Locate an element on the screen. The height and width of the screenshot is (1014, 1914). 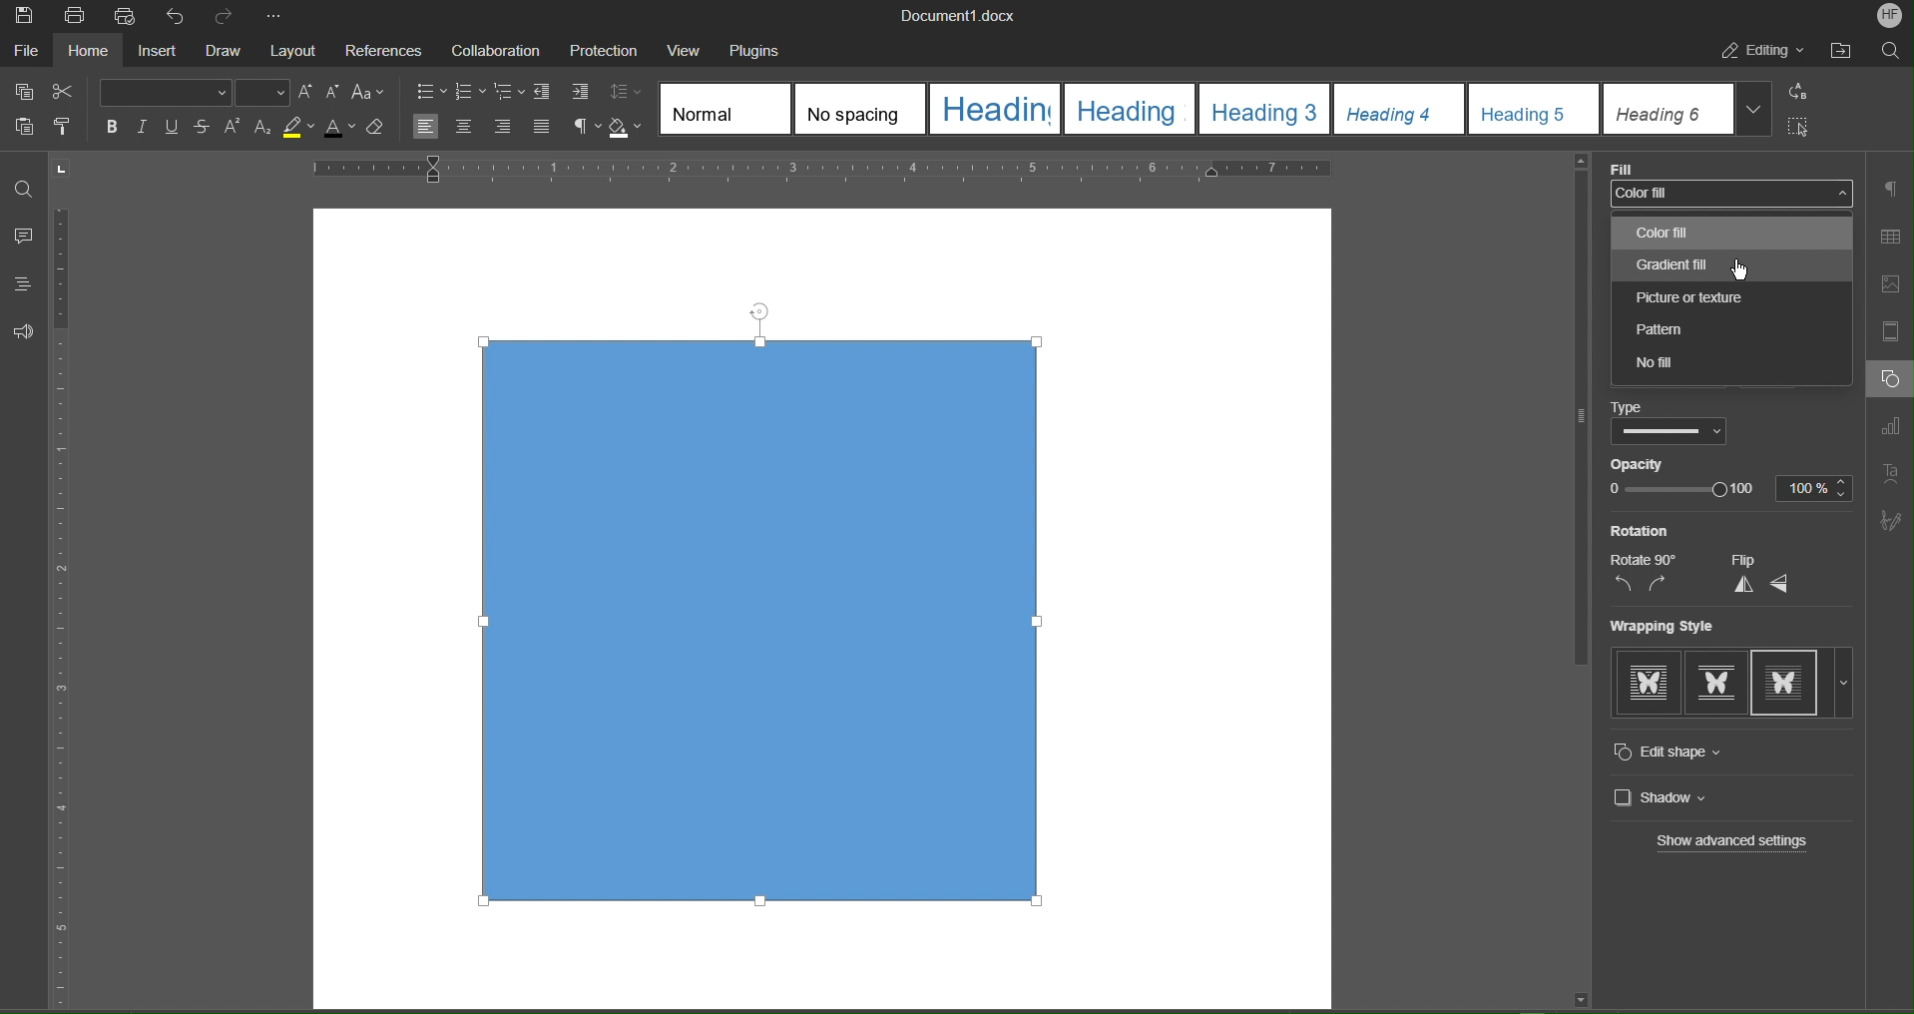
Heading 1 is located at coordinates (994, 107).